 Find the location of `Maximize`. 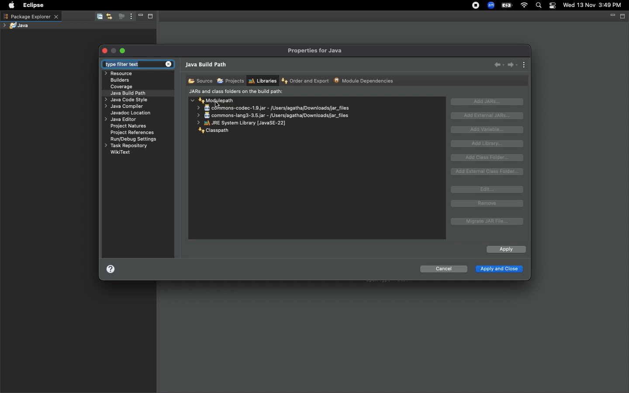

Maximize is located at coordinates (153, 17).